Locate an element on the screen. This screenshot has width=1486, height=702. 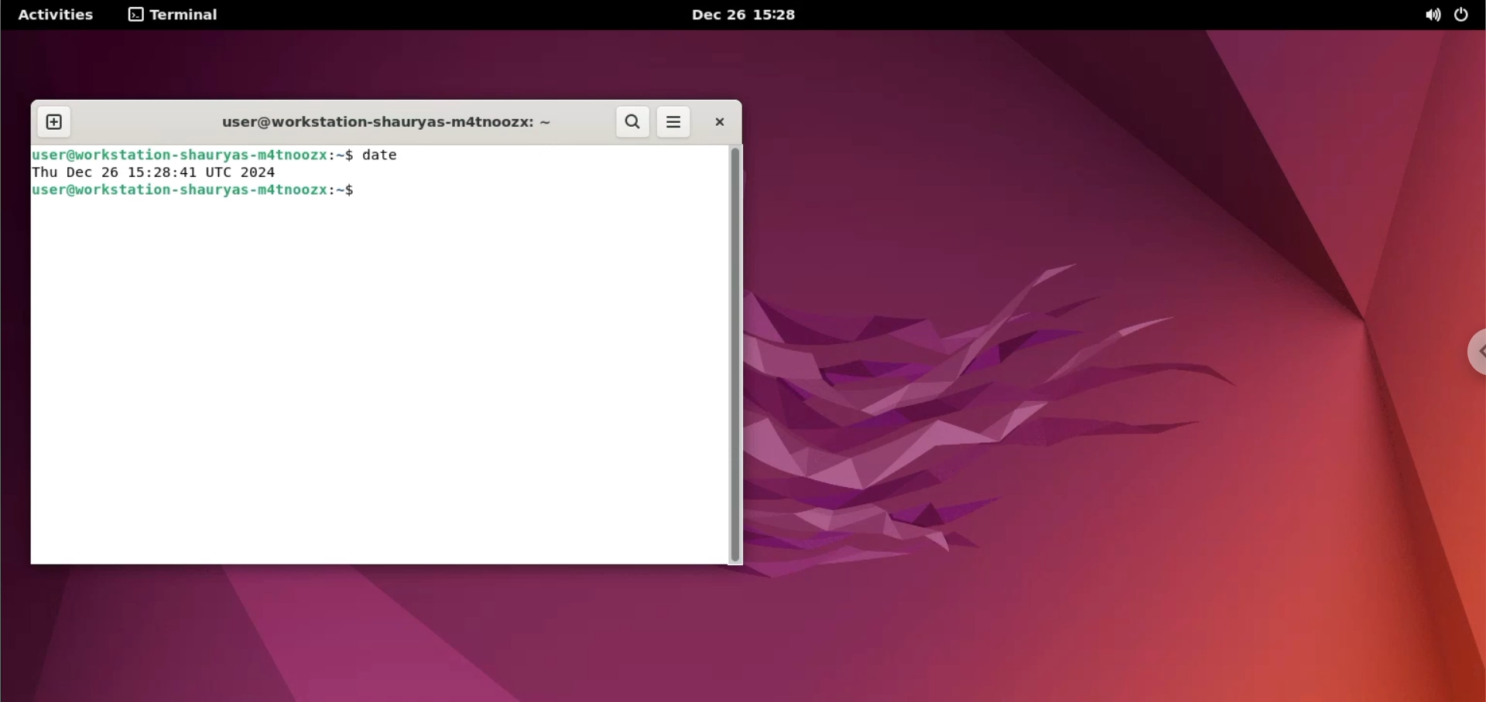
user@workstation-shauryas-m4tnoozx:~$ is located at coordinates (192, 154).